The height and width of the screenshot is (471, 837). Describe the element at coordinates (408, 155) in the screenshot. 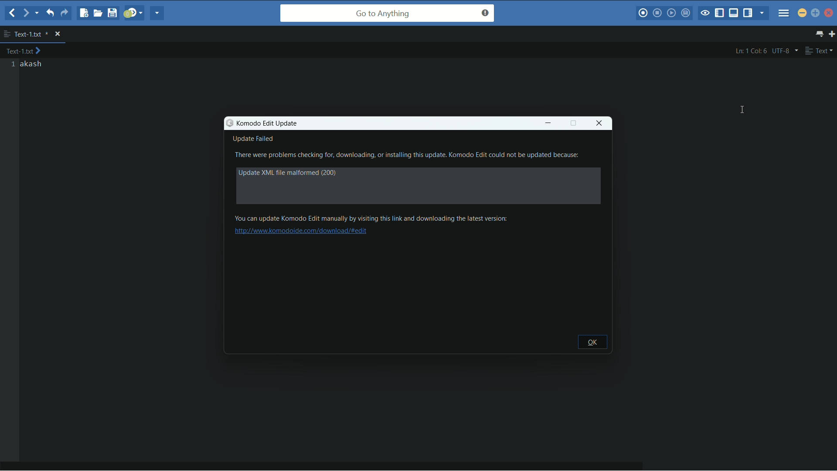

I see `text` at that location.